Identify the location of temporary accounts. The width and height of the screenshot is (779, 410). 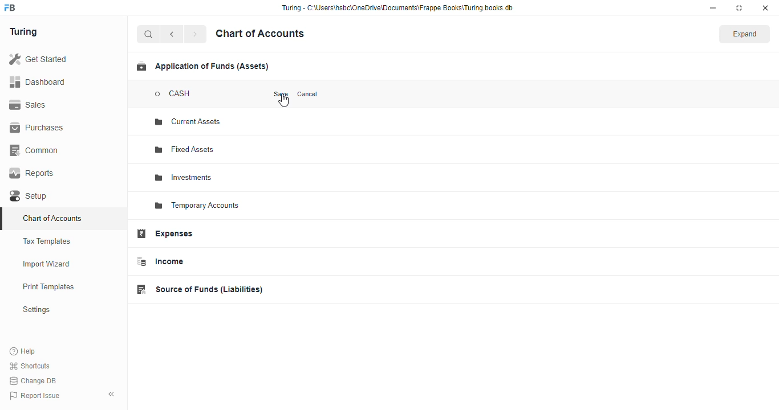
(197, 206).